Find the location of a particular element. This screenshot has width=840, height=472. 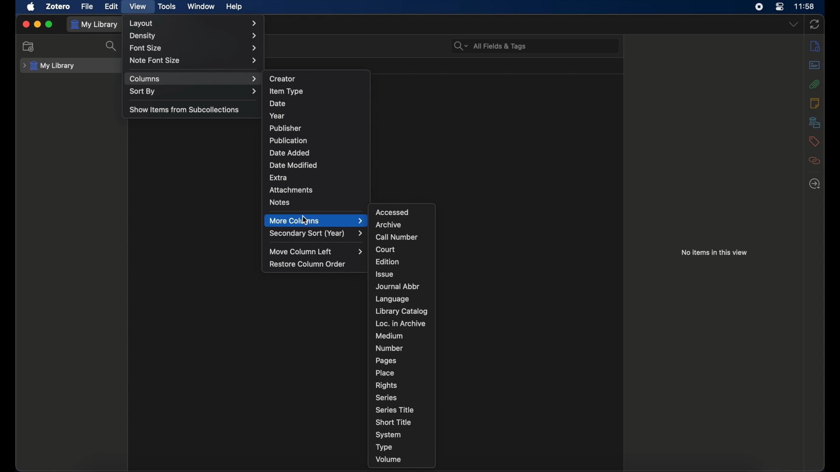

series is located at coordinates (386, 398).